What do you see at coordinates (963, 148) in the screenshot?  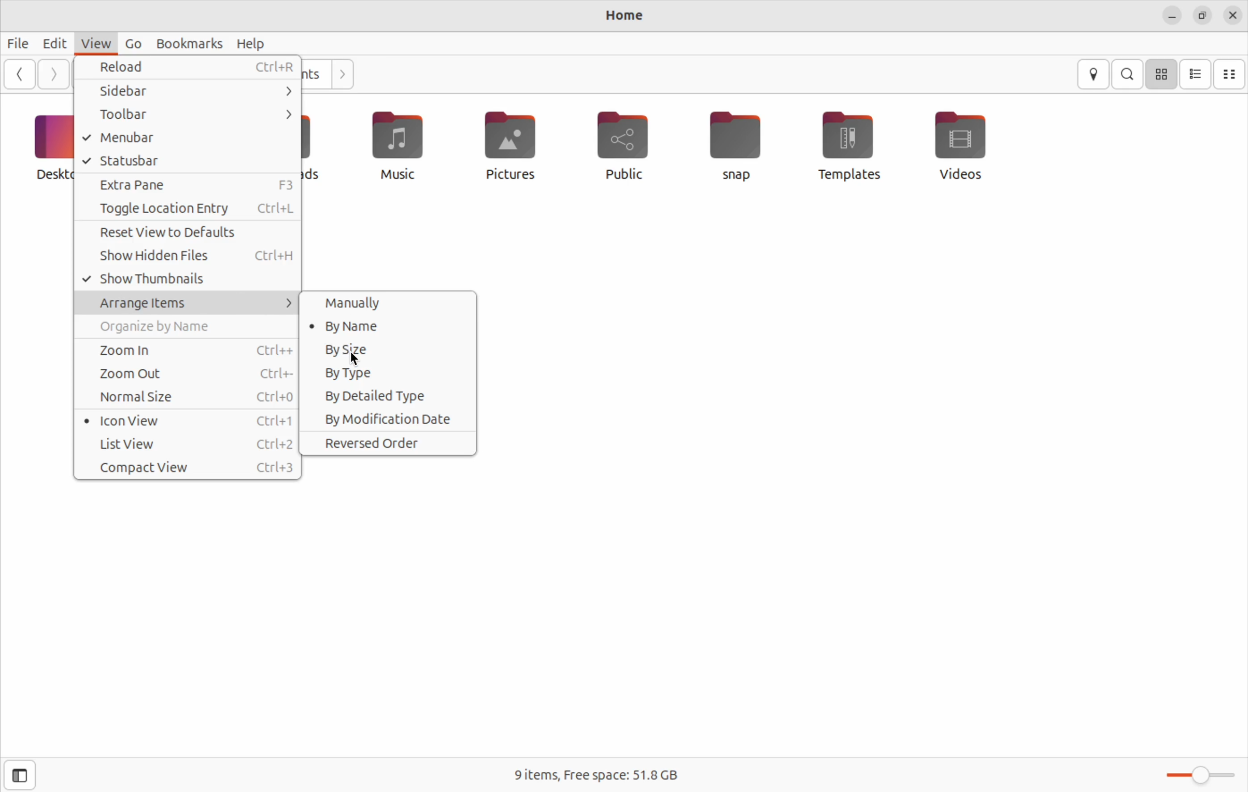 I see `videos` at bounding box center [963, 148].